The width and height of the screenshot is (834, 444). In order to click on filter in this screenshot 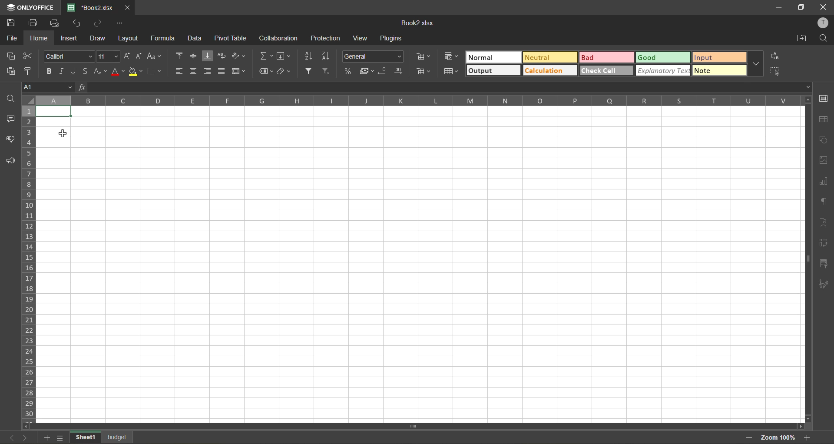, I will do `click(310, 71)`.